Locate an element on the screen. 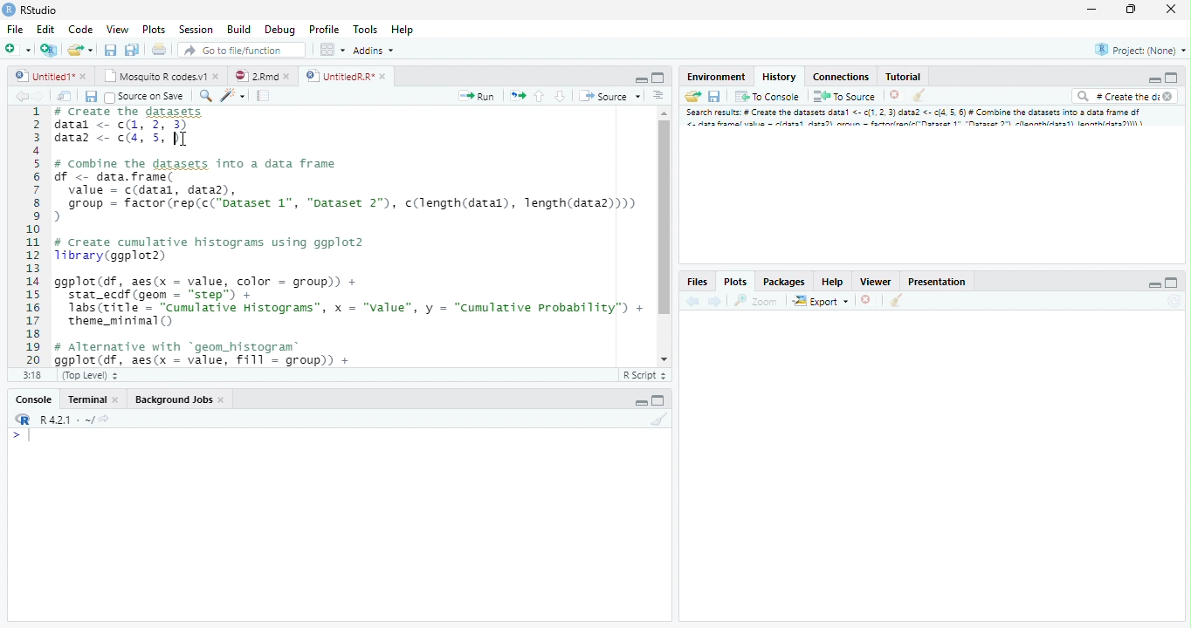 This screenshot has width=1191, height=628. Save is located at coordinates (91, 97).